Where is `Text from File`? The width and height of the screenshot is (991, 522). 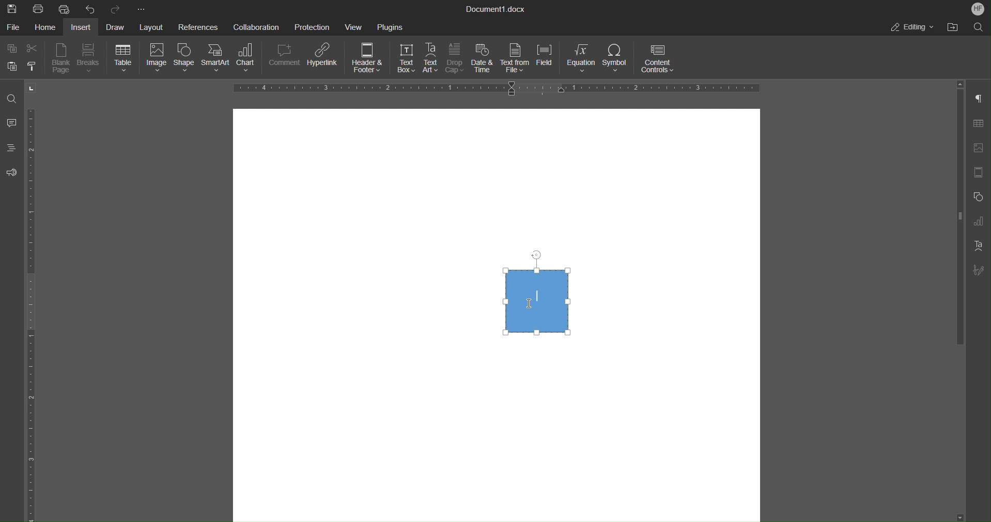
Text from File is located at coordinates (516, 59).